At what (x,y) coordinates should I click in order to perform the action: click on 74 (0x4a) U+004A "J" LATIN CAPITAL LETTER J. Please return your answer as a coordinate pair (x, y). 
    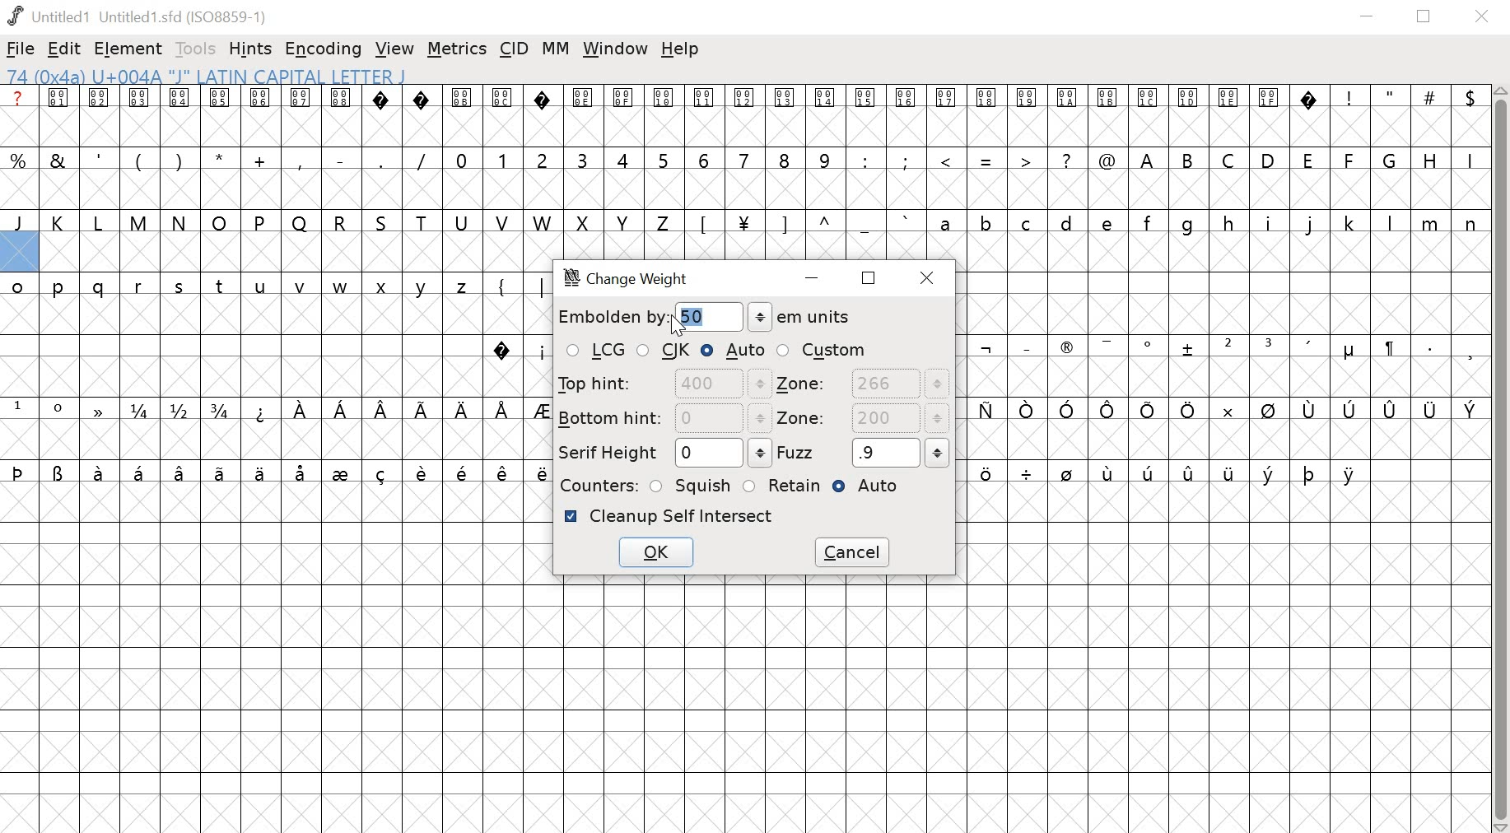
    Looking at the image, I should click on (311, 76).